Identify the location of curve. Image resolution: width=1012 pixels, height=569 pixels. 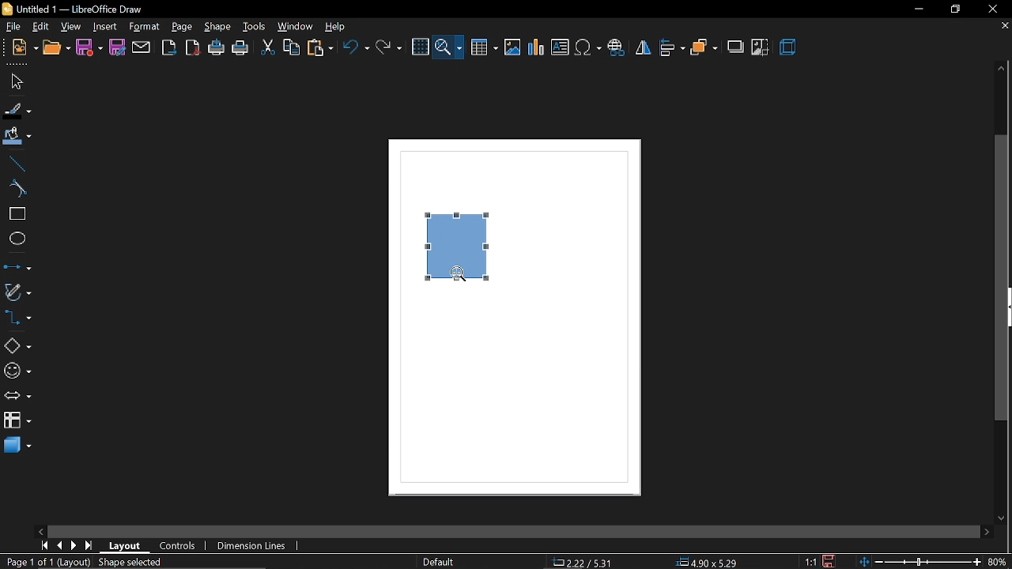
(14, 190).